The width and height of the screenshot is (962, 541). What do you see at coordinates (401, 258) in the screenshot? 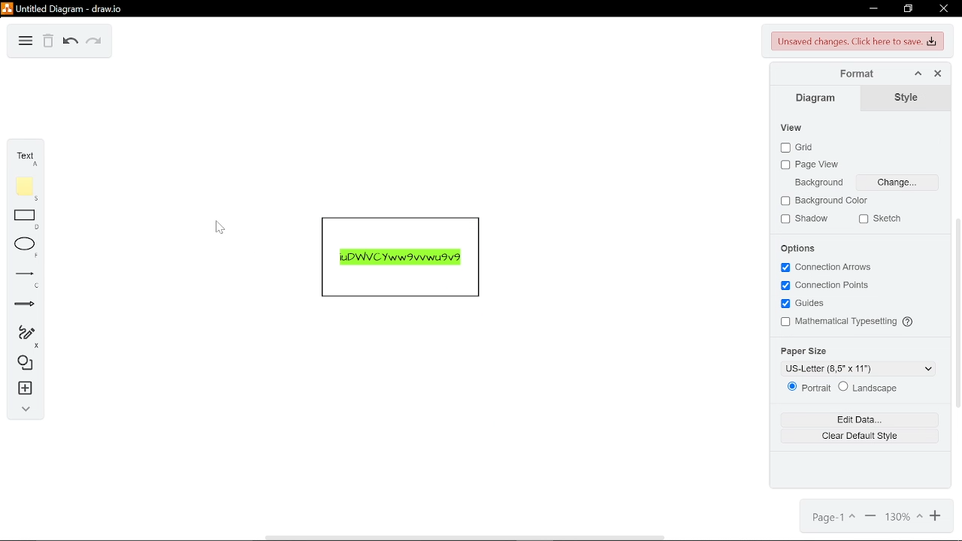
I see `iuDWVCYww9vvwu9v9` at bounding box center [401, 258].